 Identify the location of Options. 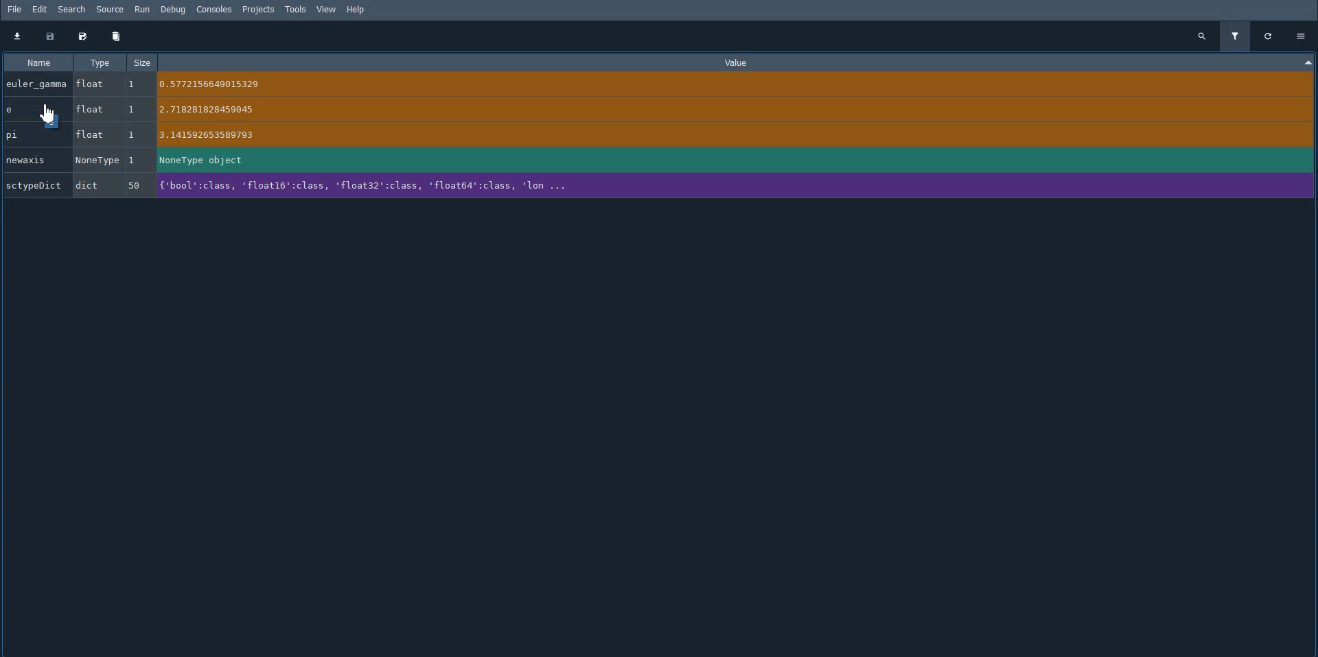
(1302, 35).